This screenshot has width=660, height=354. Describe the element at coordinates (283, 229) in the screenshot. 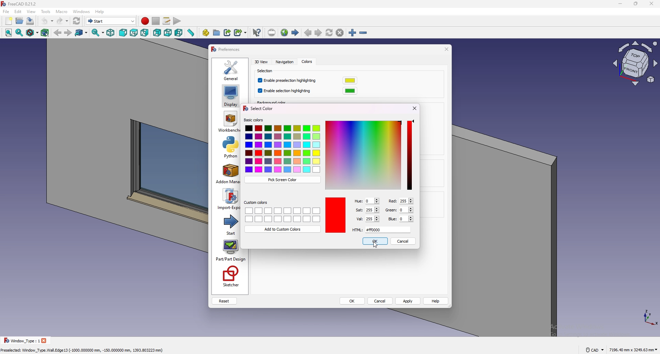

I see `Add to Custom Colors` at that location.